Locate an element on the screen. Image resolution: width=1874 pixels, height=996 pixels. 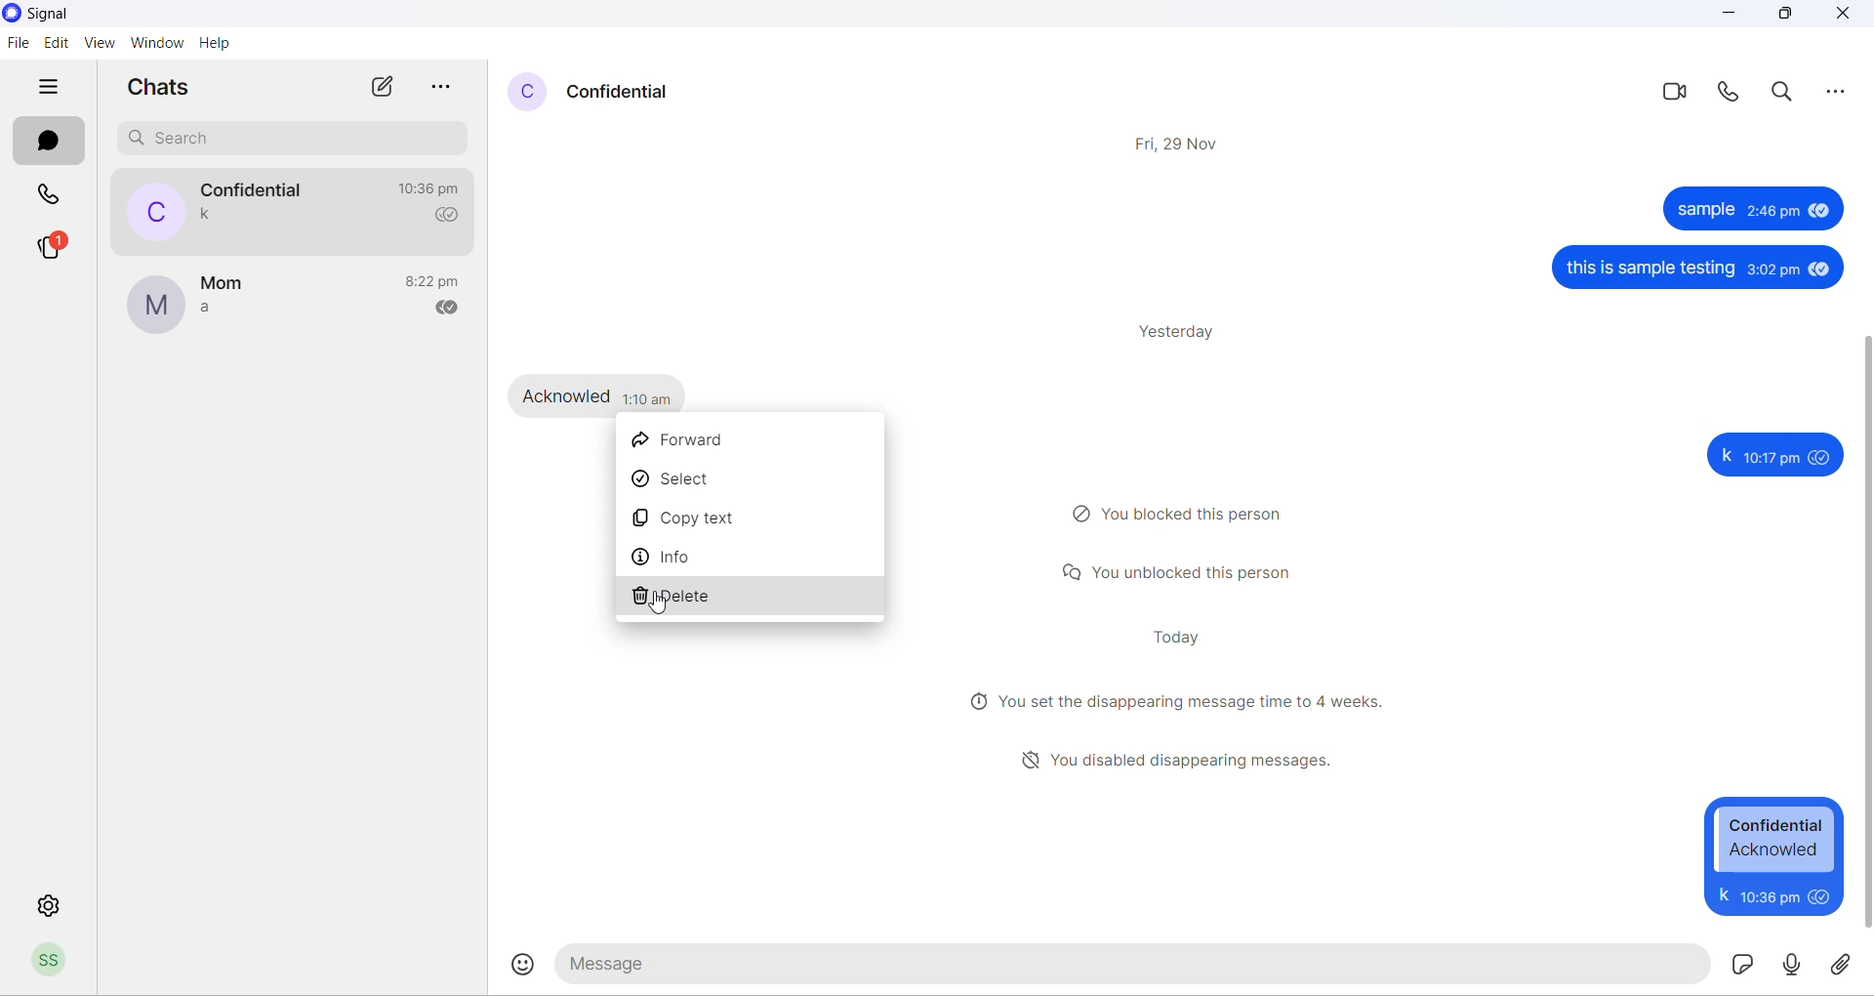
search in chat is located at coordinates (1784, 93).